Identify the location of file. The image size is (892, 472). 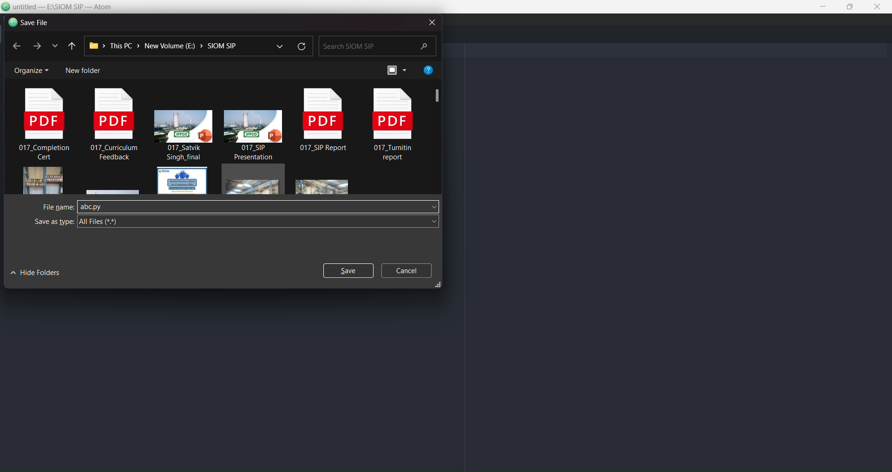
(114, 192).